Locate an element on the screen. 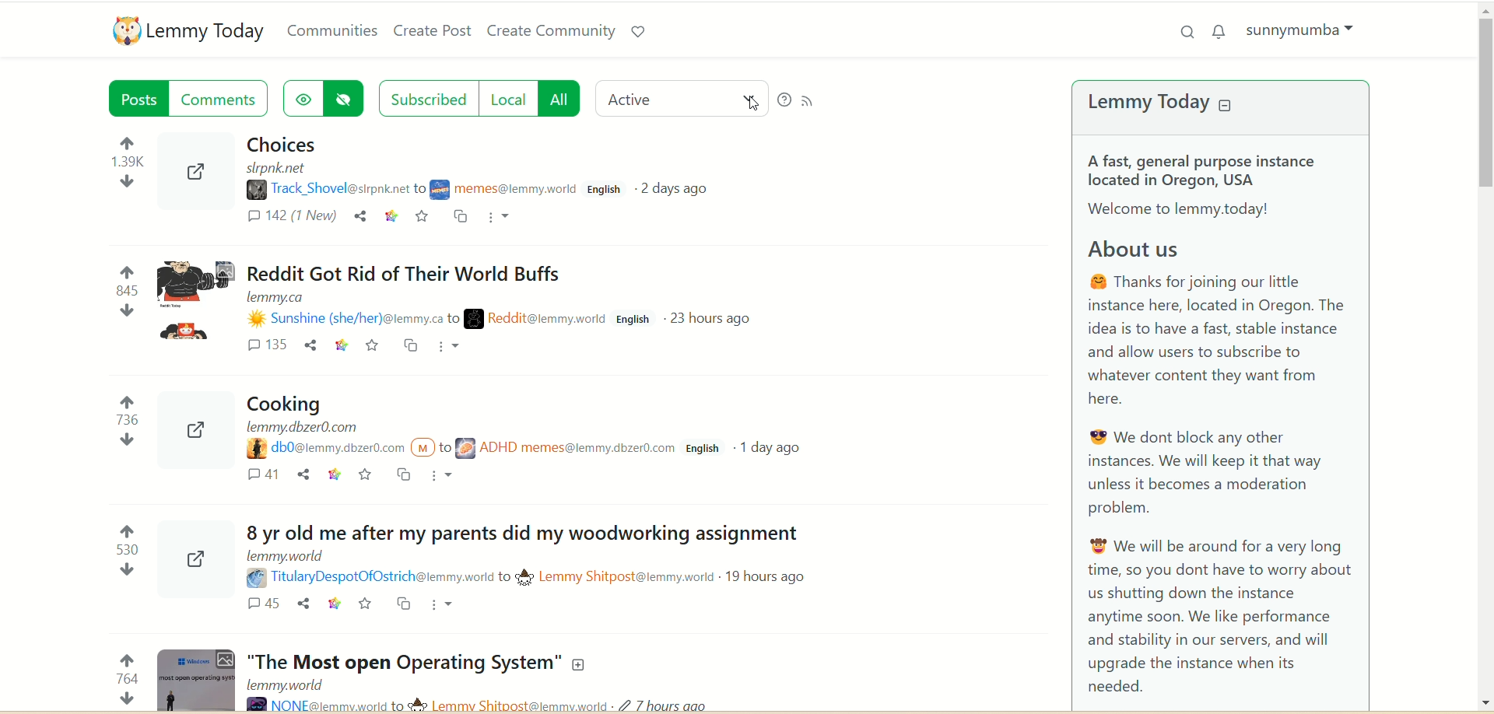  sunnymumba(account) is located at coordinates (1306, 30).